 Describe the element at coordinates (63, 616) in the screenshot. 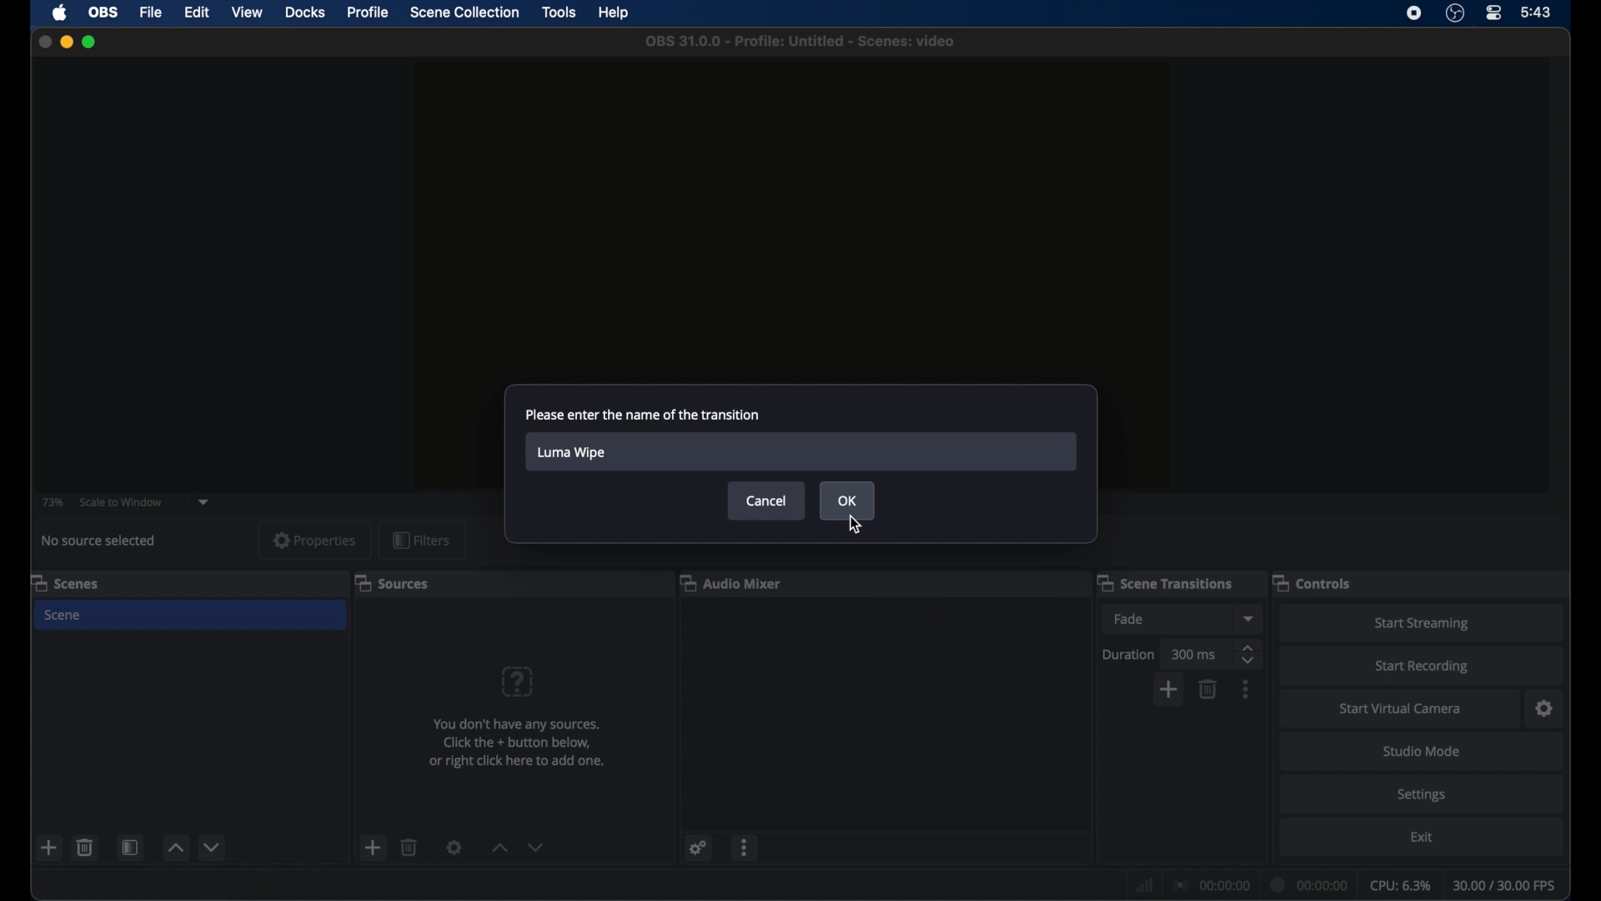

I see `scene` at that location.